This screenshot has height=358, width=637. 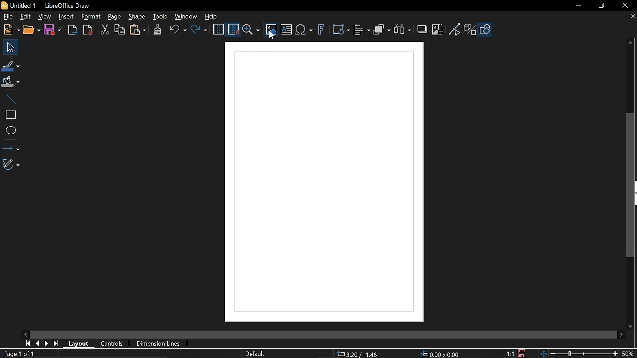 I want to click on Help, so click(x=214, y=17).